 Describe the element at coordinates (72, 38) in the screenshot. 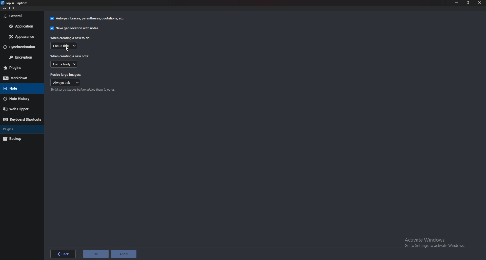

I see `When creating a new to do` at that location.